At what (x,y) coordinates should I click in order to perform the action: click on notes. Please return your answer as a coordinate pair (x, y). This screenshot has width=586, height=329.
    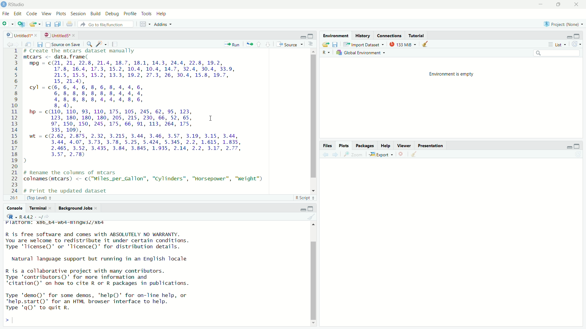
    Looking at the image, I should click on (115, 43).